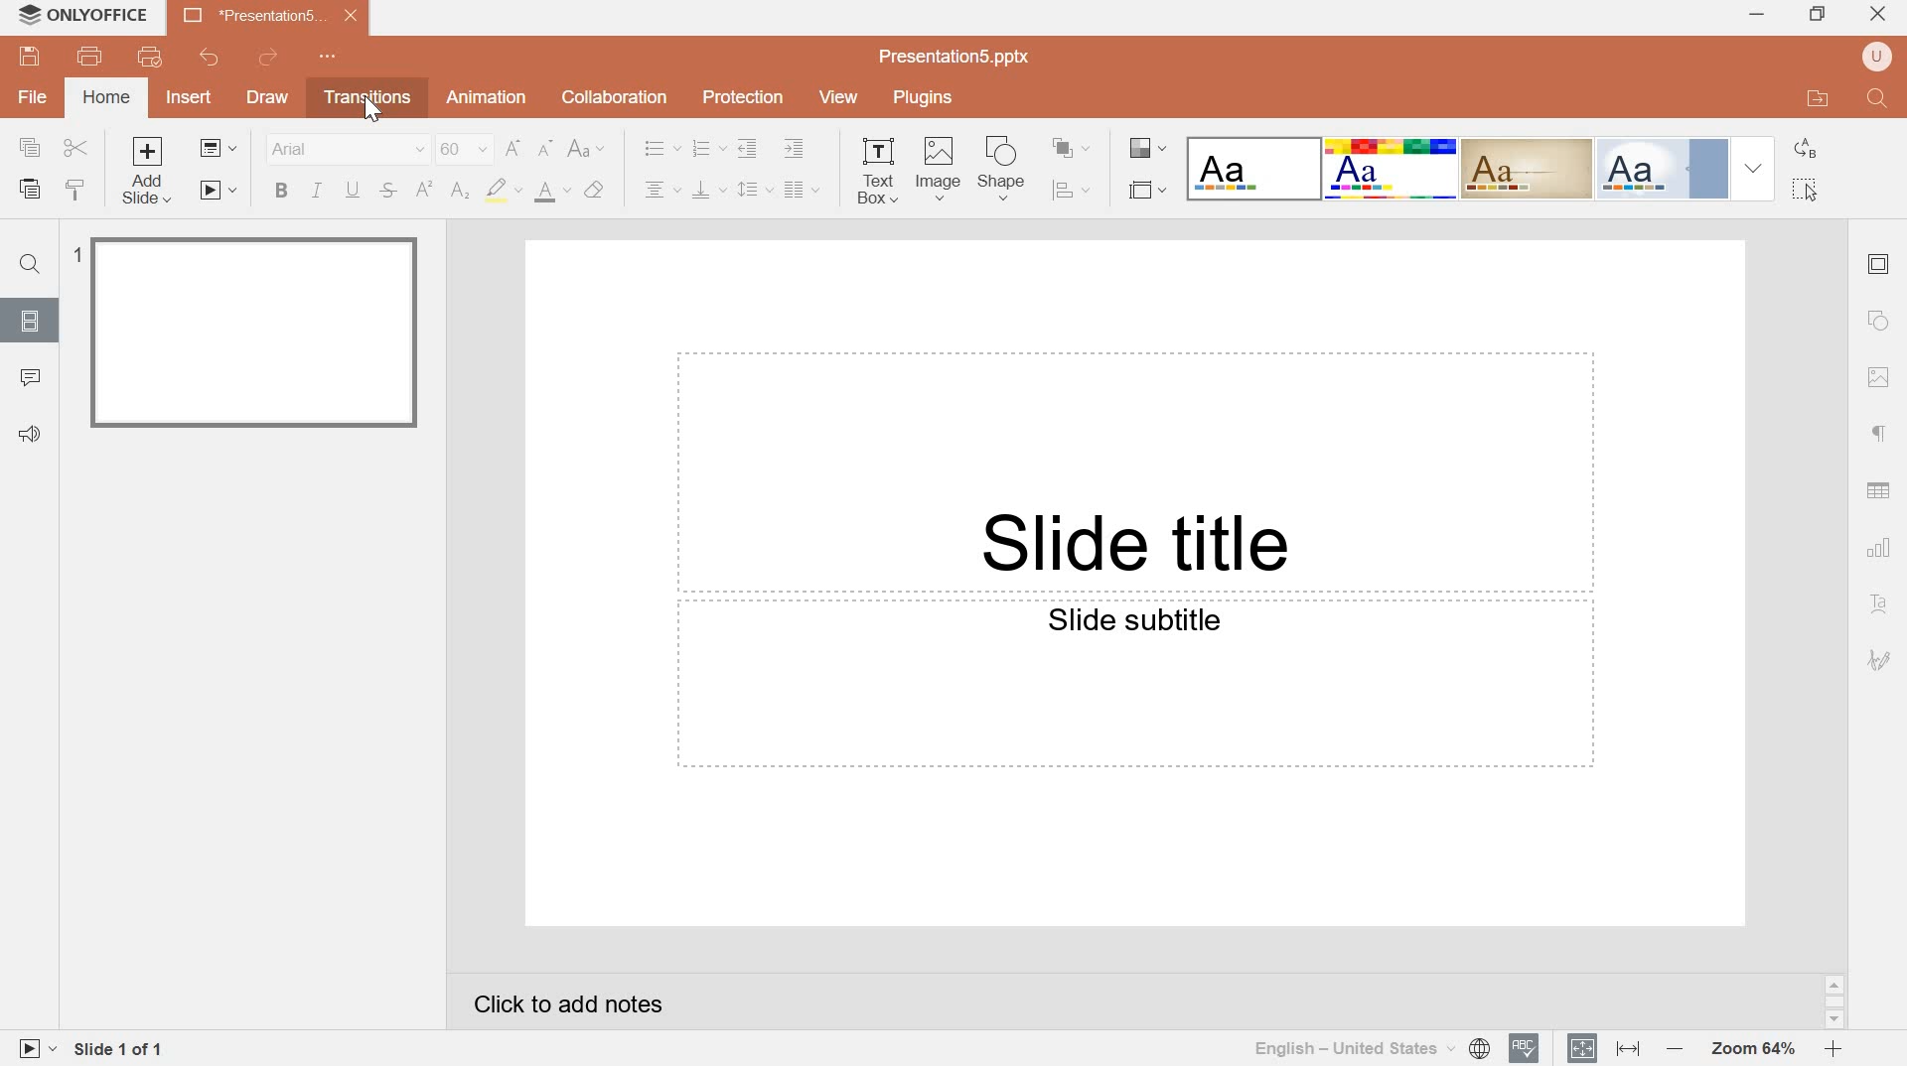 The width and height of the screenshot is (1907, 1066). I want to click on spell checking, so click(1525, 1048).